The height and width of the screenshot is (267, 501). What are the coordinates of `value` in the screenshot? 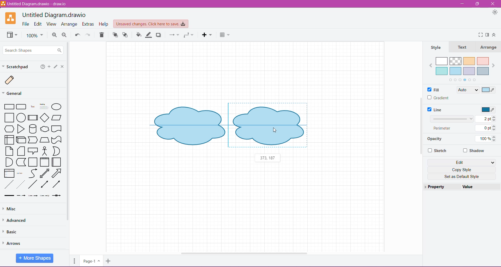 It's located at (480, 187).